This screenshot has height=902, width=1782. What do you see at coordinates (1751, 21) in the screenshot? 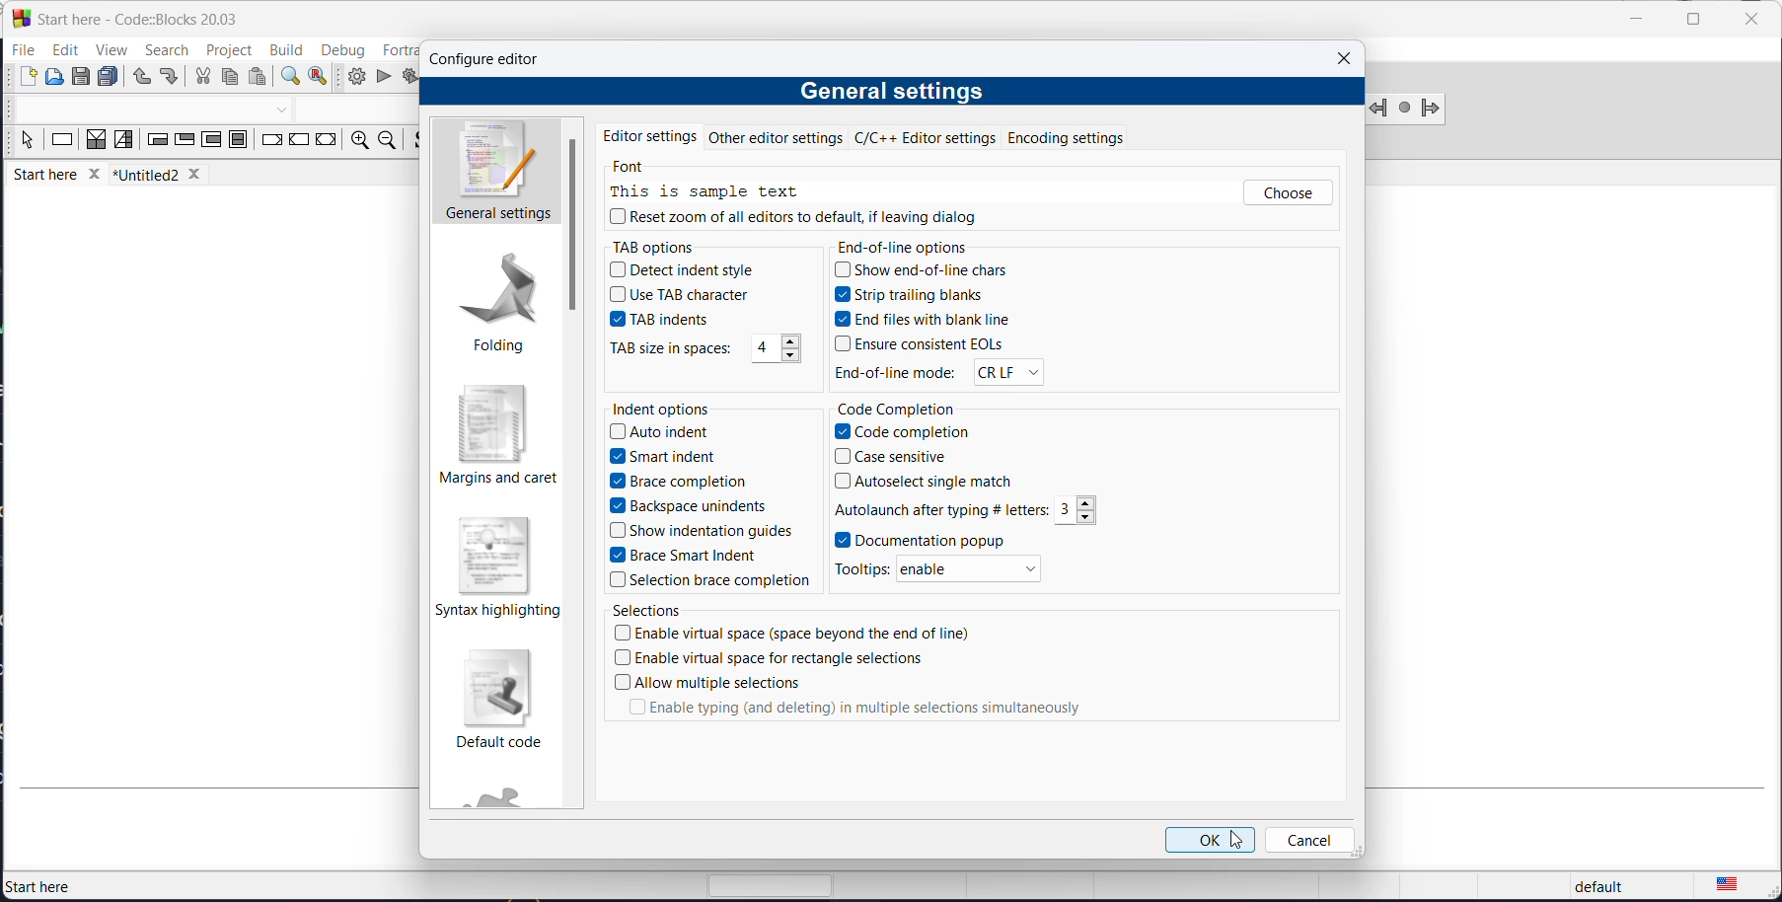
I see `close` at bounding box center [1751, 21].